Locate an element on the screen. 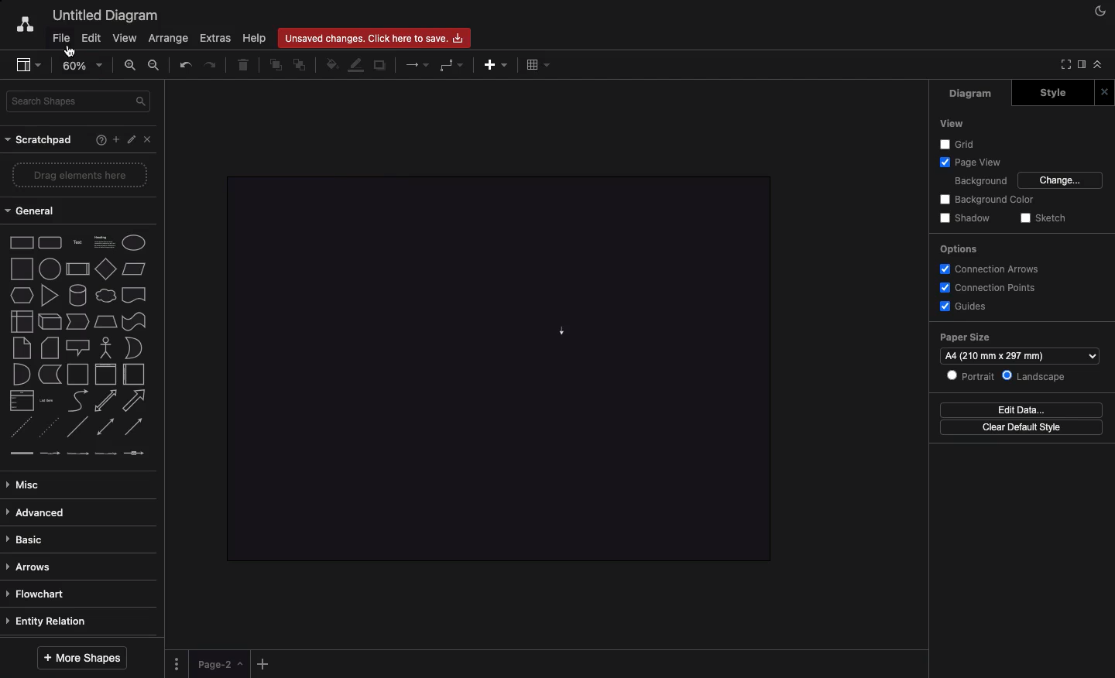 The image size is (1115, 678). Scratchpad is located at coordinates (40, 139).